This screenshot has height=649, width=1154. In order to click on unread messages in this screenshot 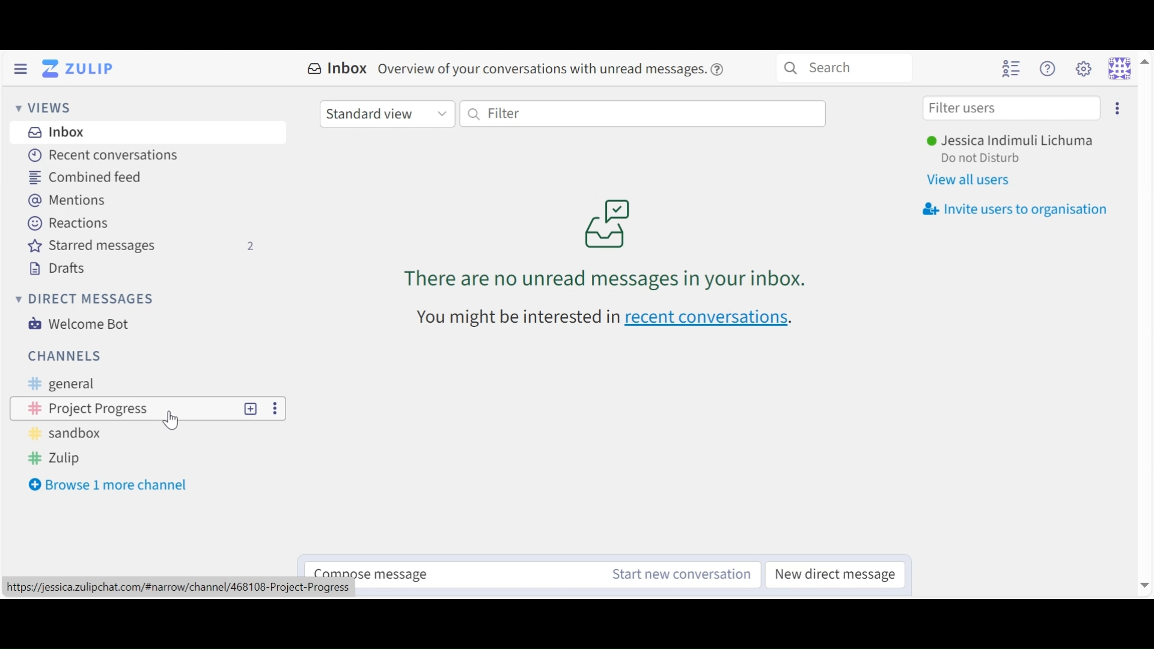, I will do `click(617, 243)`.